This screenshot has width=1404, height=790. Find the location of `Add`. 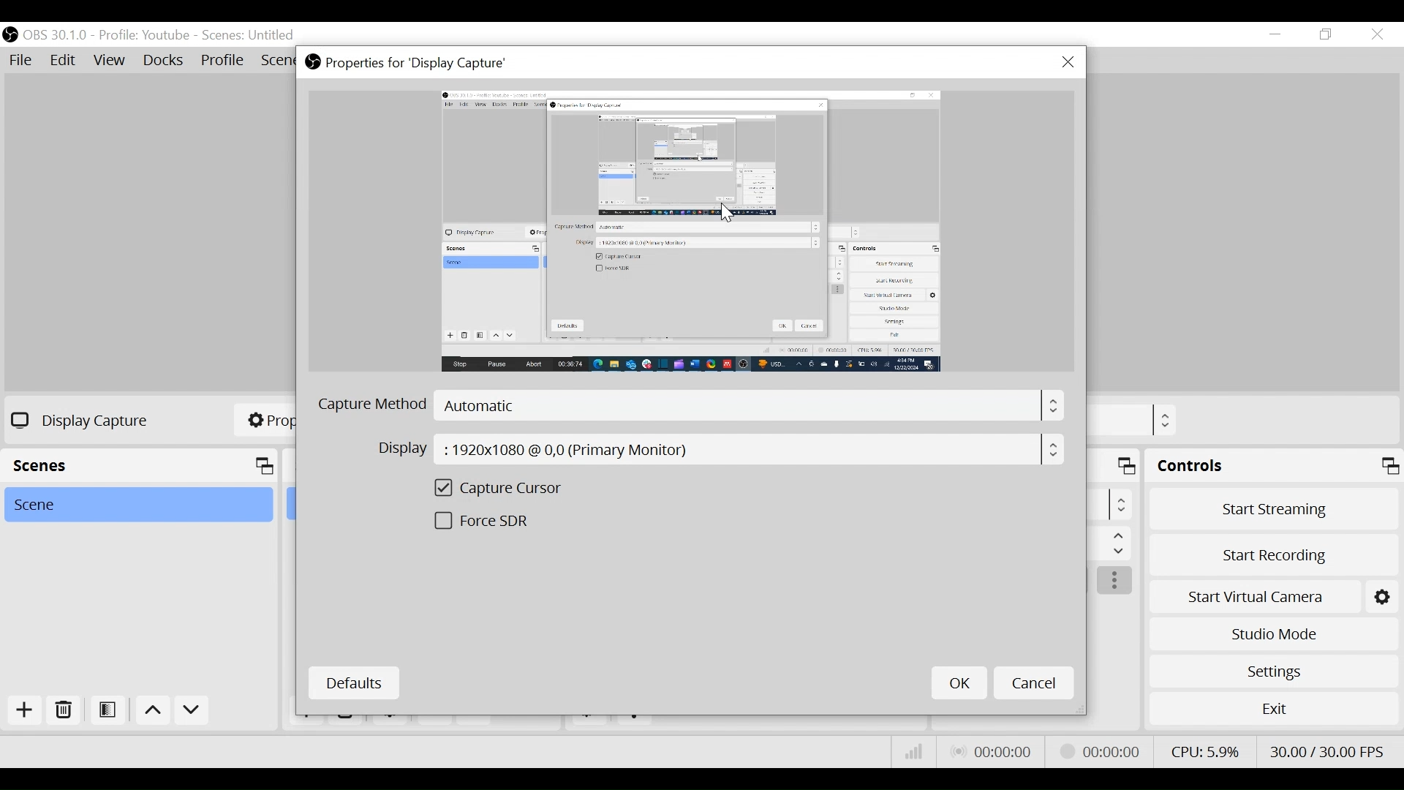

Add is located at coordinates (26, 712).